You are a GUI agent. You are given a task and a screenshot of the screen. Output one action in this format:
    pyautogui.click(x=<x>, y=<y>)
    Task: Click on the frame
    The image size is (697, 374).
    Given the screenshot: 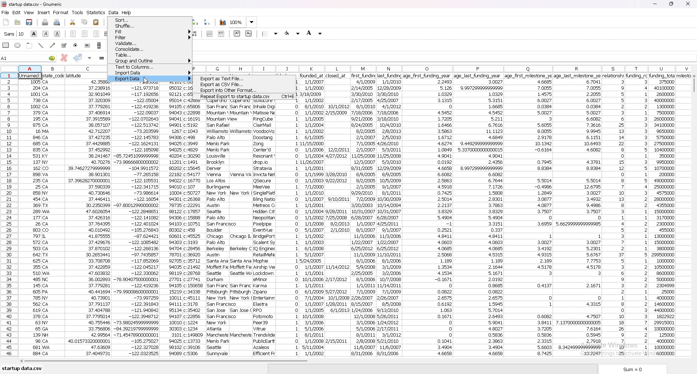 What is the action you would take?
    pyautogui.click(x=30, y=45)
    